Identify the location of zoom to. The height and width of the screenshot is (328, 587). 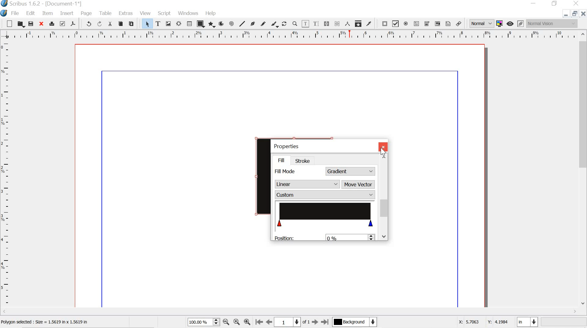
(237, 322).